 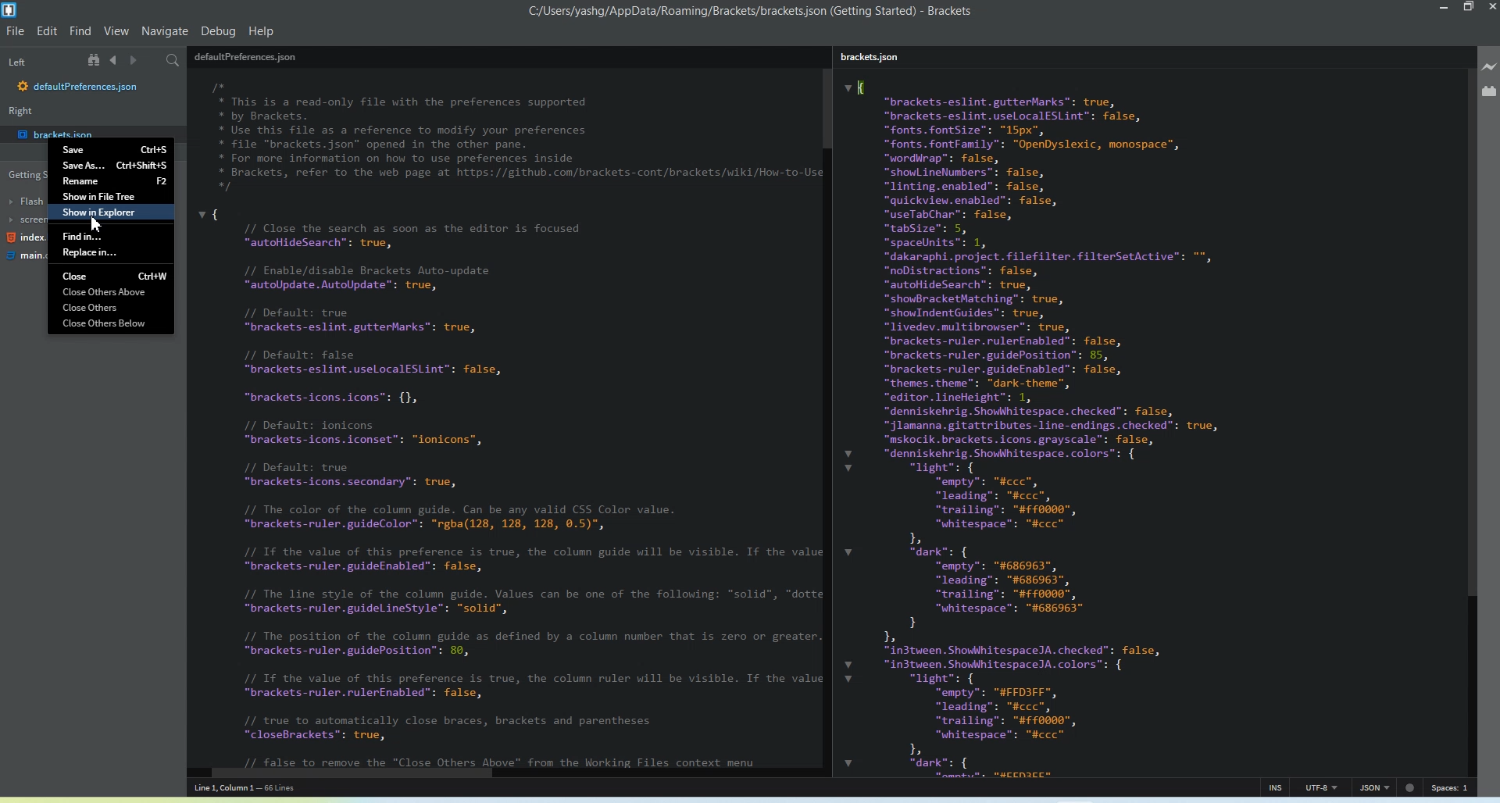 What do you see at coordinates (111, 253) in the screenshot?
I see `Replace in` at bounding box center [111, 253].